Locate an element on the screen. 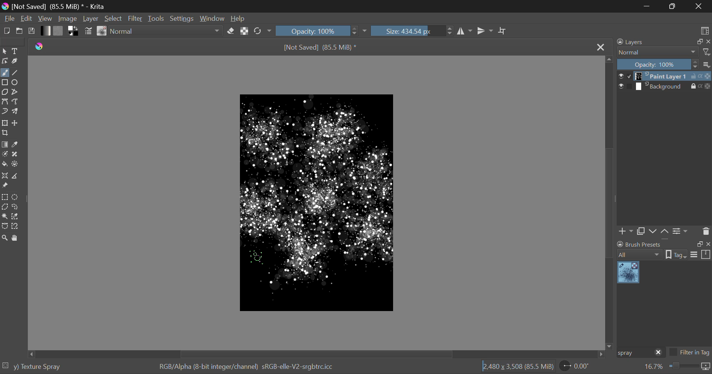 The width and height of the screenshot is (712, 374). brush presets  is located at coordinates (639, 244).